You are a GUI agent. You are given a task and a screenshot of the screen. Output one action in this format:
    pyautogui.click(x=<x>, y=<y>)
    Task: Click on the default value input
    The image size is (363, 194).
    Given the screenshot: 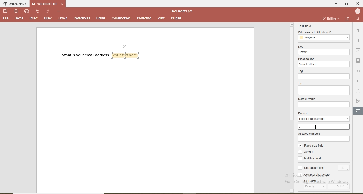 What is the action you would take?
    pyautogui.click(x=324, y=104)
    